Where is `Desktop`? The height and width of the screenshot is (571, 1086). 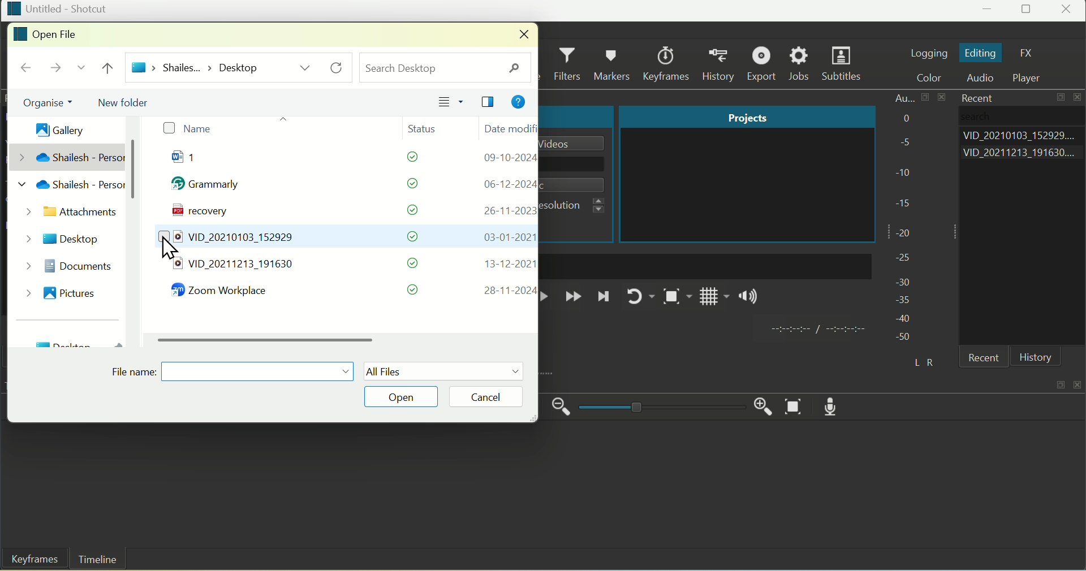 Desktop is located at coordinates (64, 236).